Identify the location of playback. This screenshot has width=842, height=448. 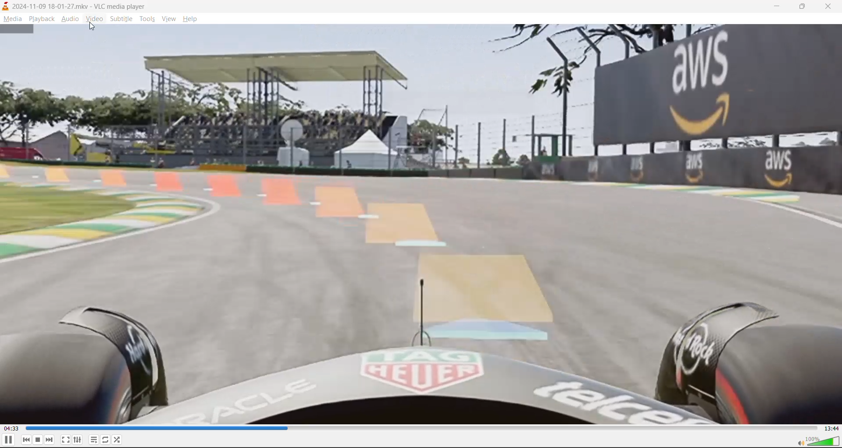
(42, 19).